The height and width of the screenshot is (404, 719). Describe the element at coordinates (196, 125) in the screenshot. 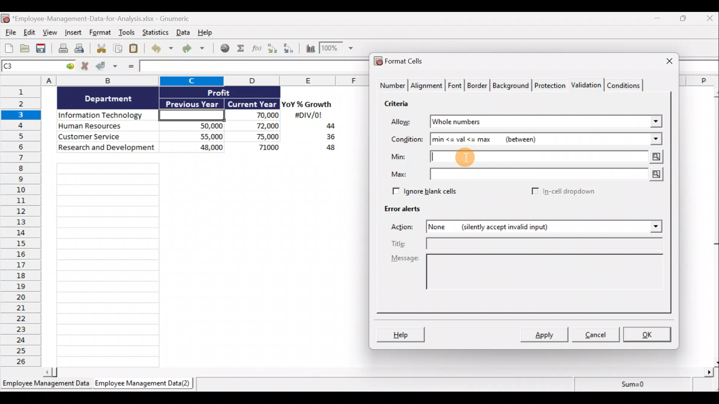

I see `50,000` at that location.